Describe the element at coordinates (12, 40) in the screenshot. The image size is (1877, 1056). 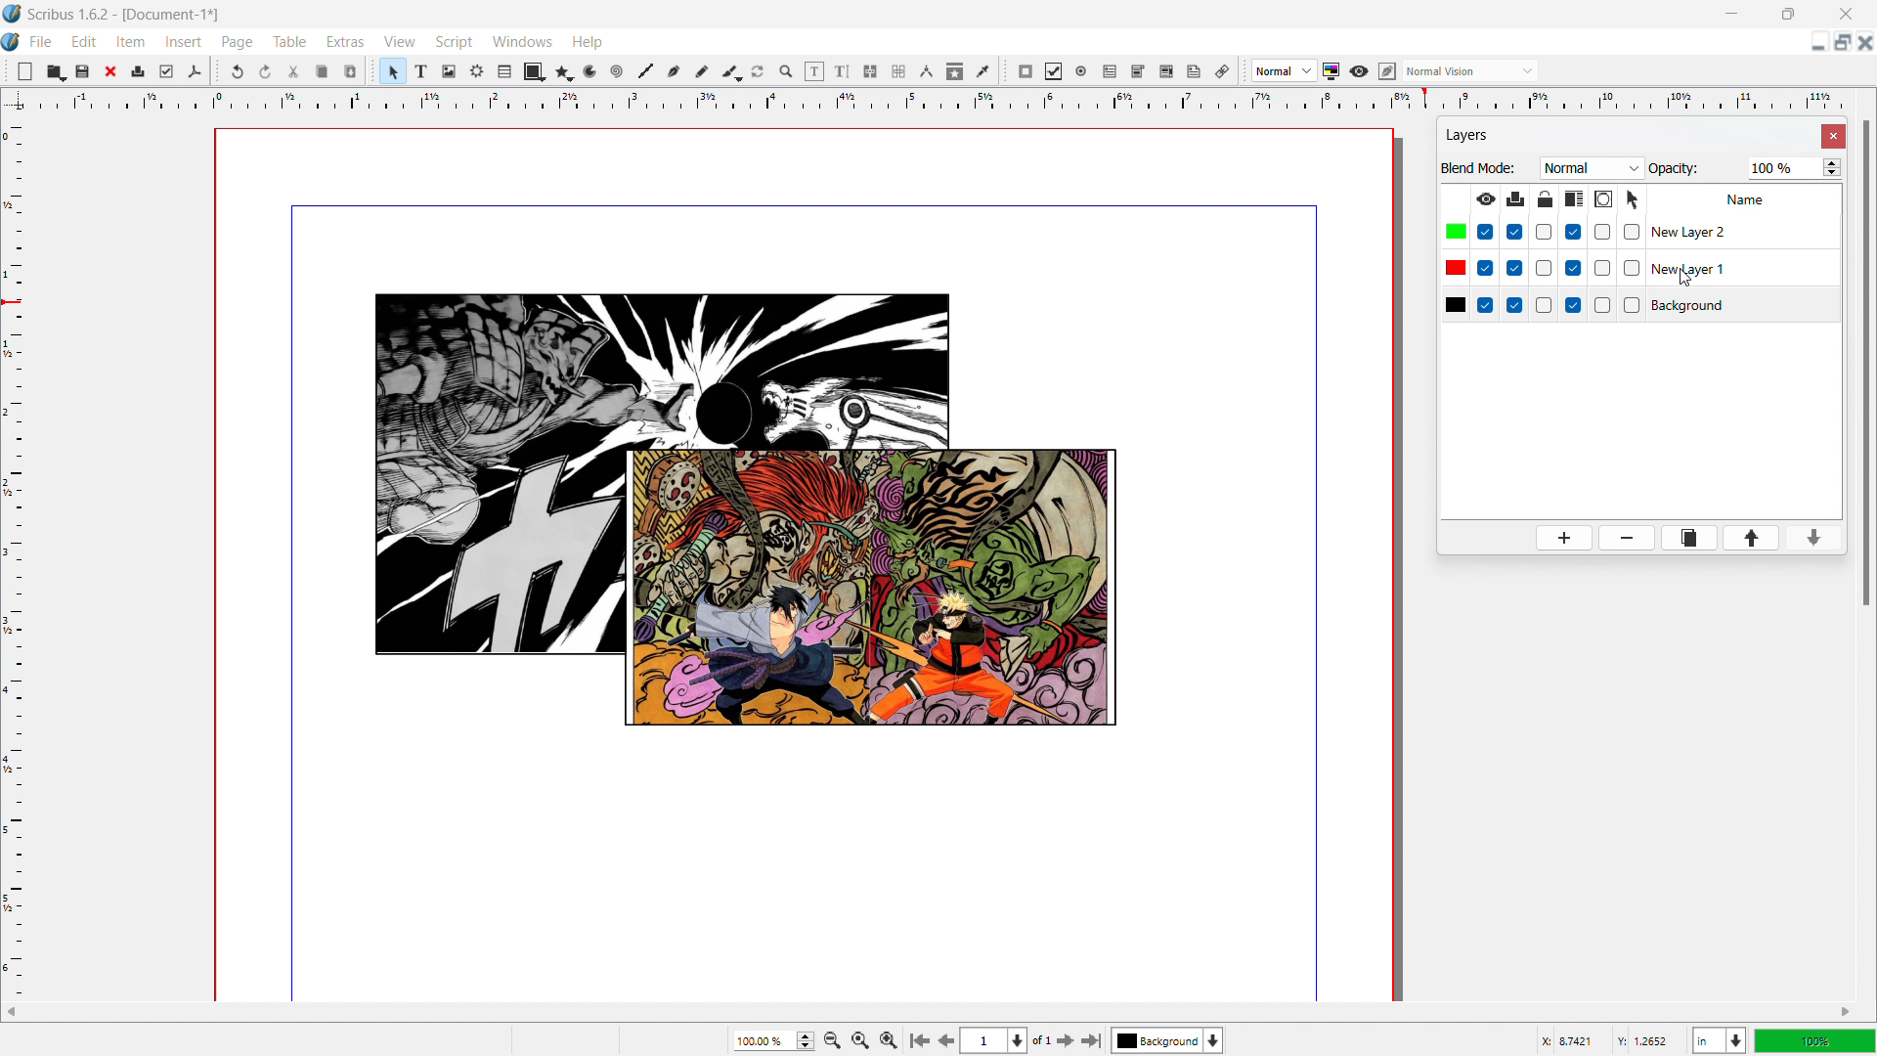
I see `logo` at that location.